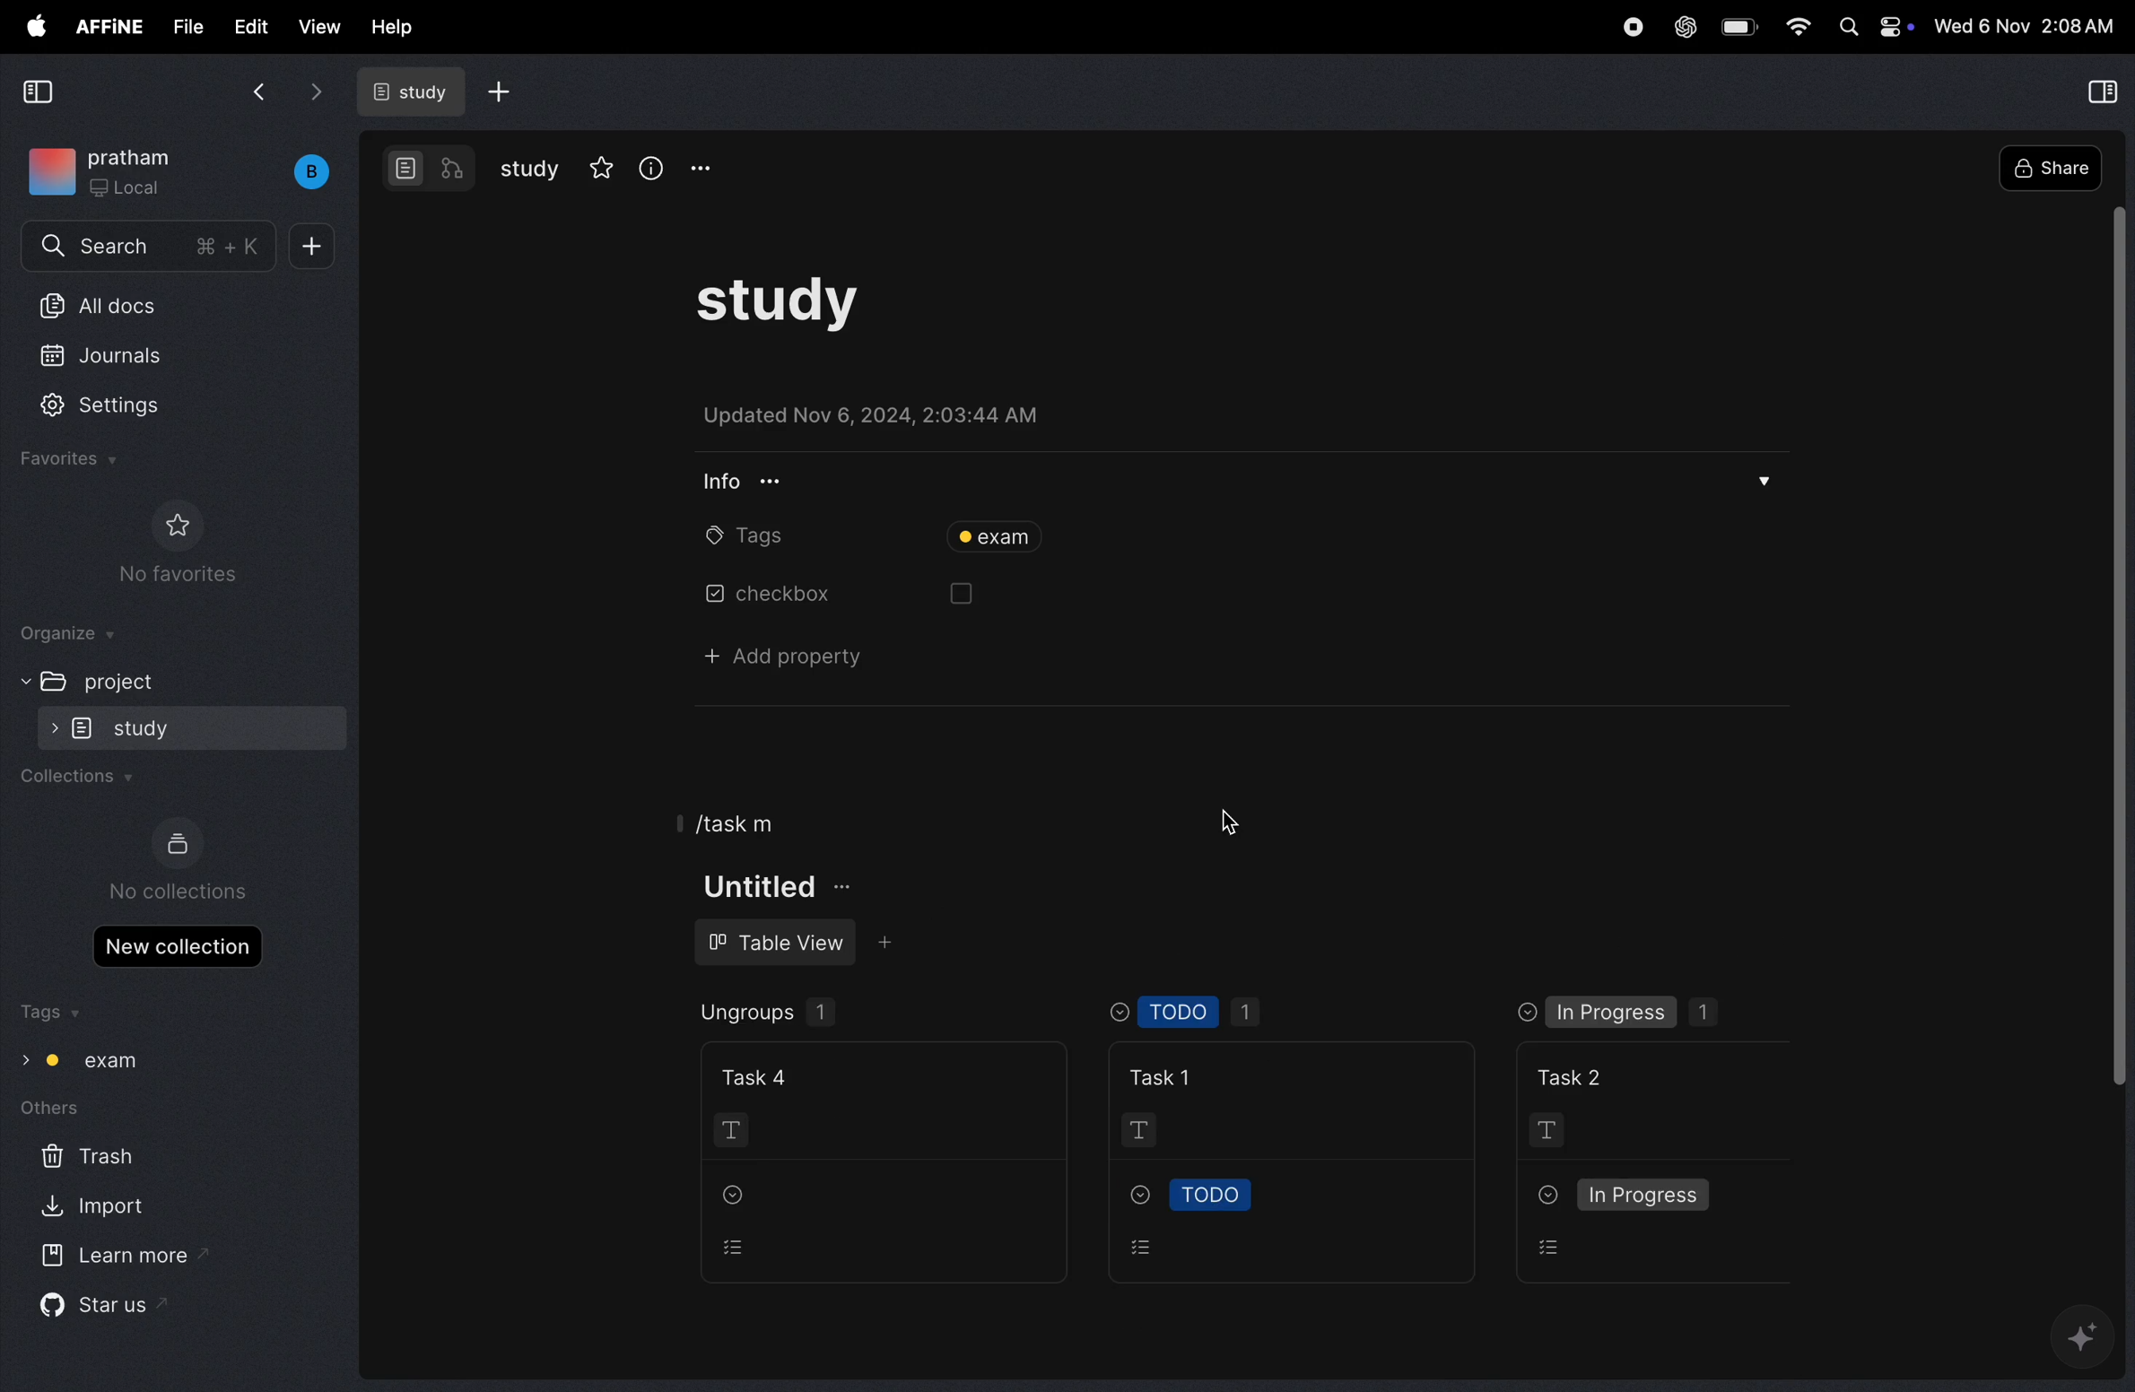  What do you see at coordinates (1627, 27) in the screenshot?
I see `record` at bounding box center [1627, 27].